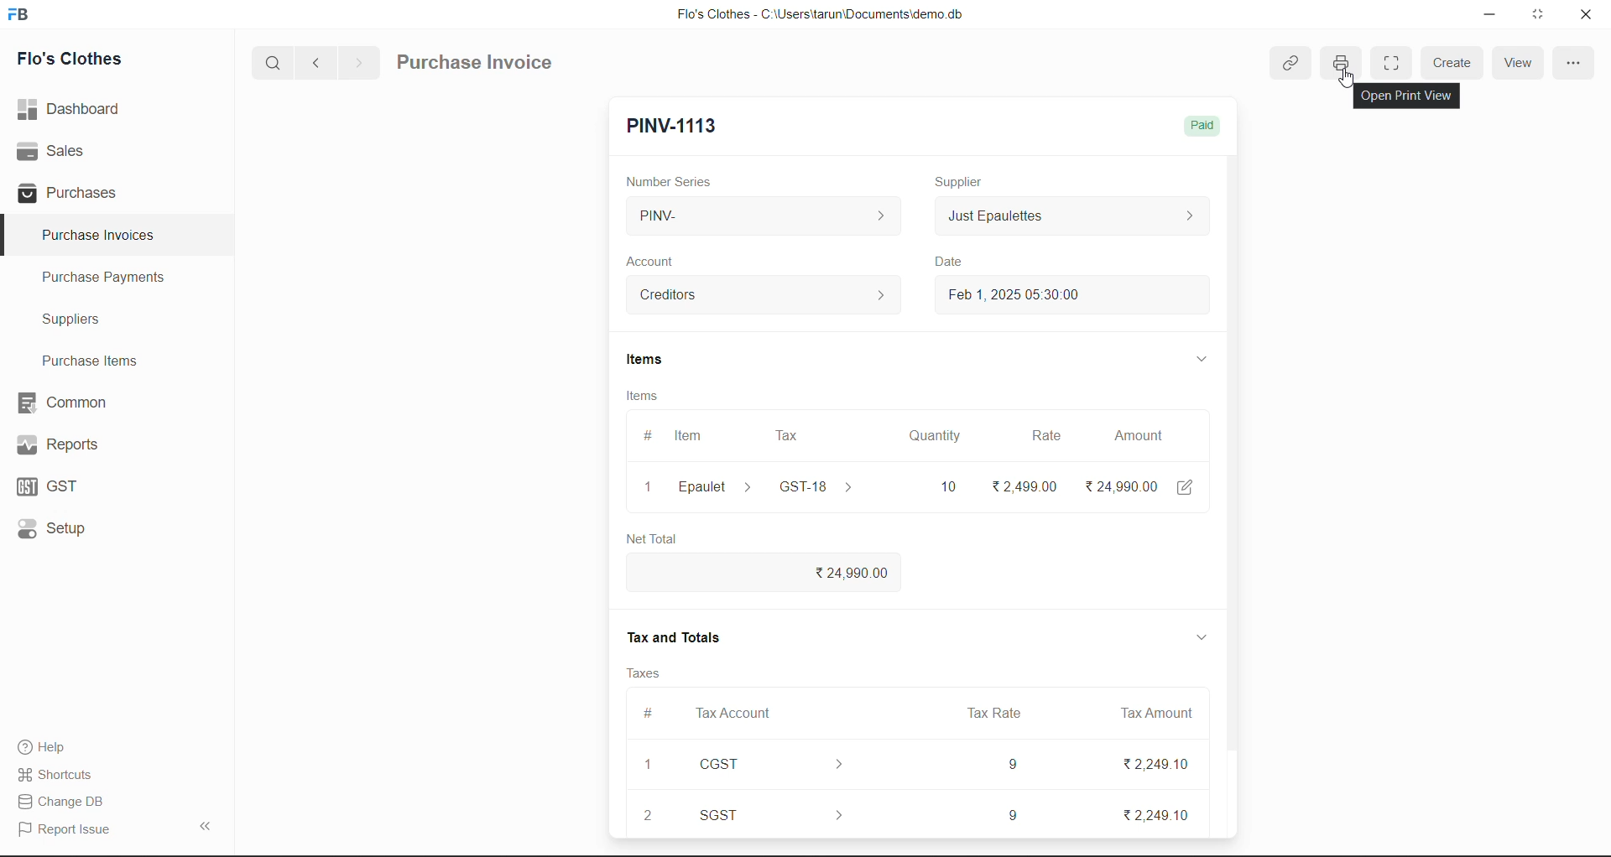 The width and height of the screenshot is (1611, 857). Describe the element at coordinates (76, 401) in the screenshot. I see `Common` at that location.